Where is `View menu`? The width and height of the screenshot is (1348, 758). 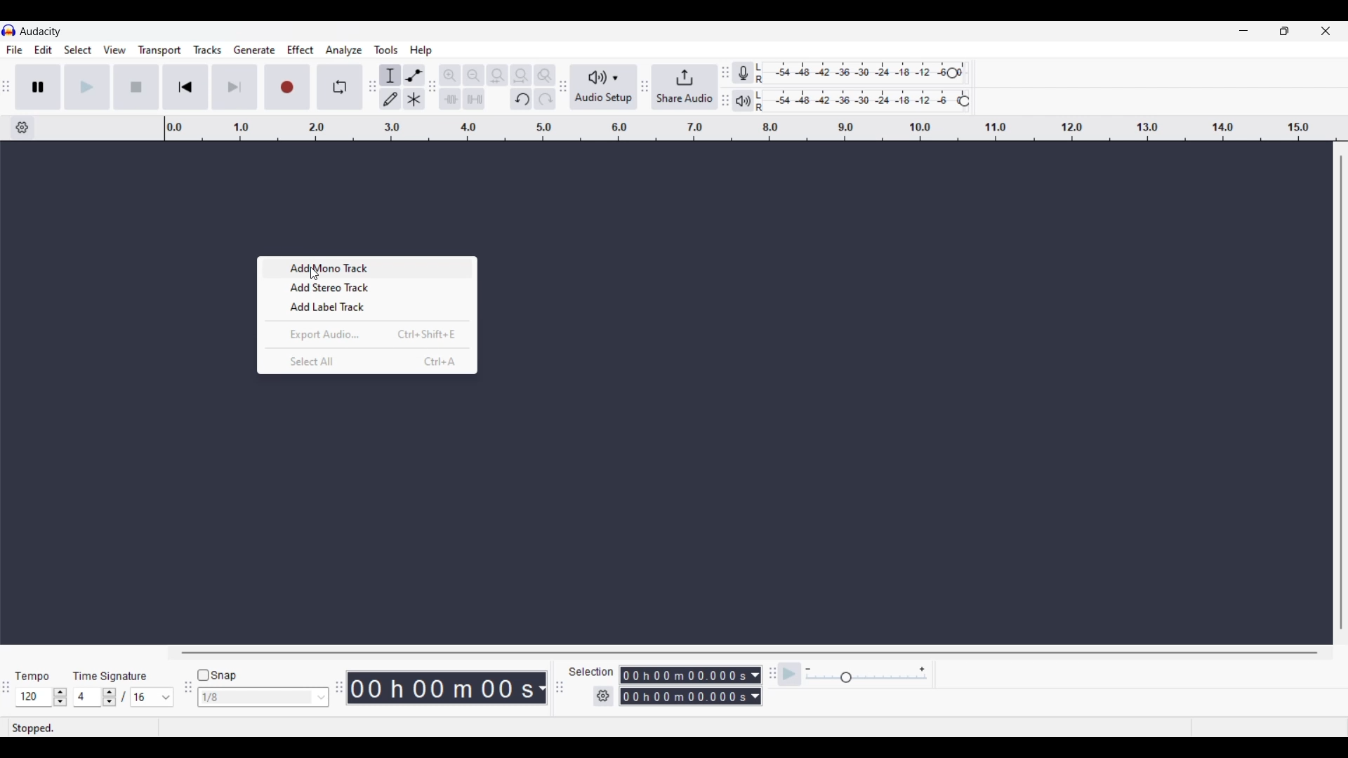
View menu is located at coordinates (114, 50).